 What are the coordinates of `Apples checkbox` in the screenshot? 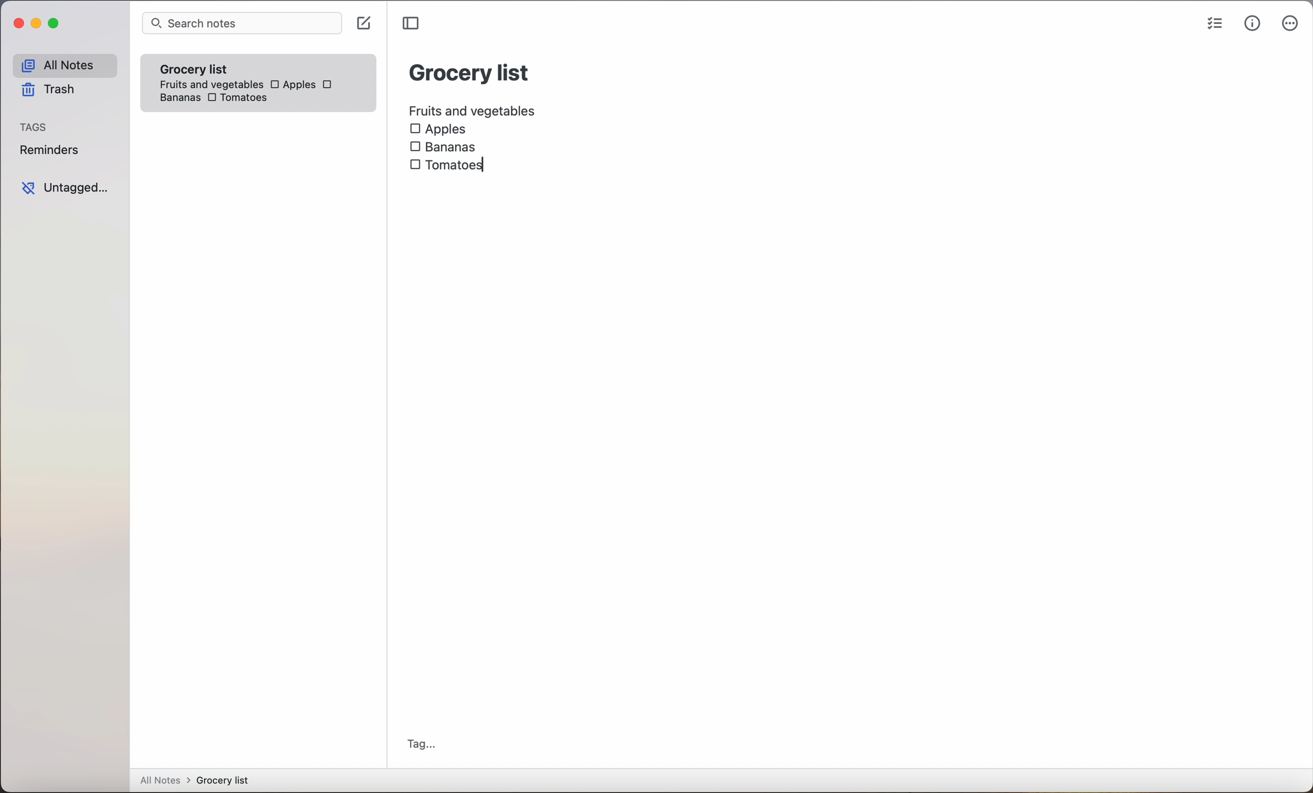 It's located at (292, 84).